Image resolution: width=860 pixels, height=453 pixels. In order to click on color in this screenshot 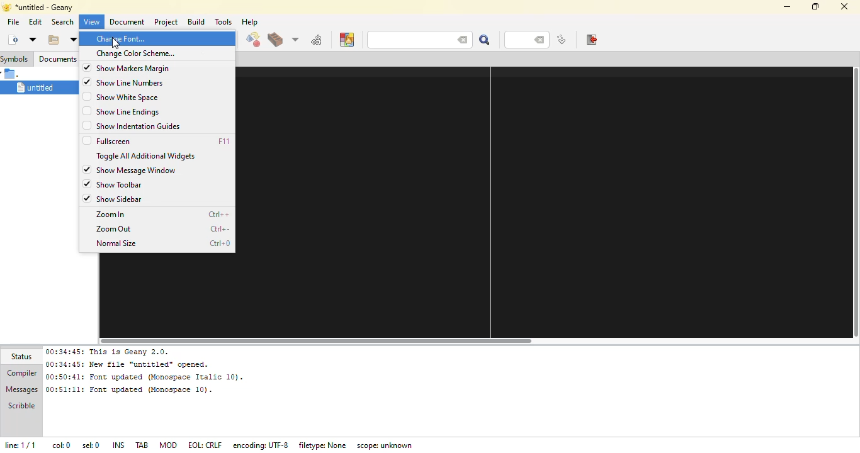, I will do `click(346, 40)`.